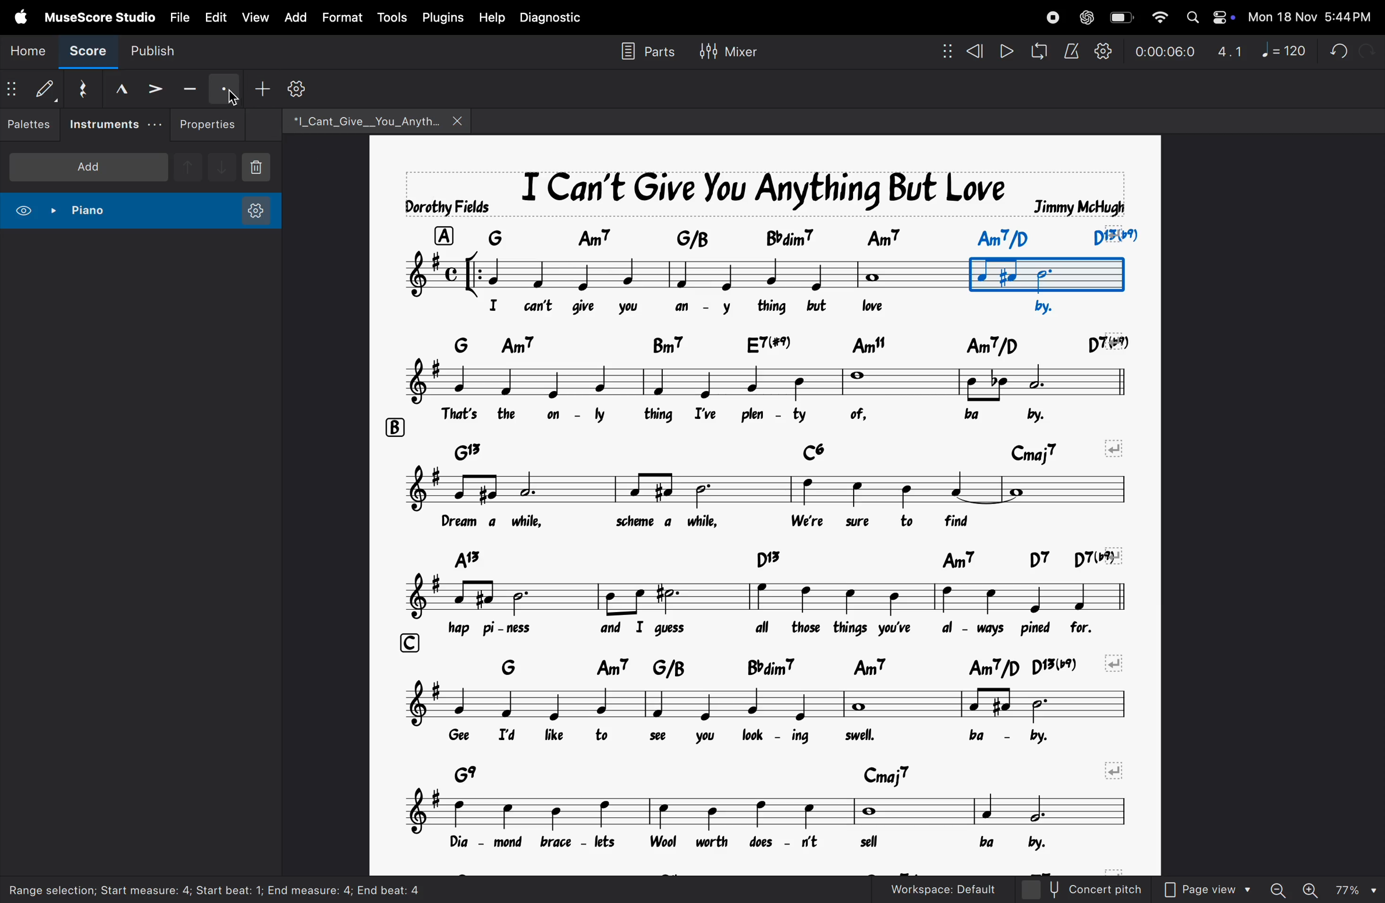  I want to click on bounded box, so click(1046, 274).